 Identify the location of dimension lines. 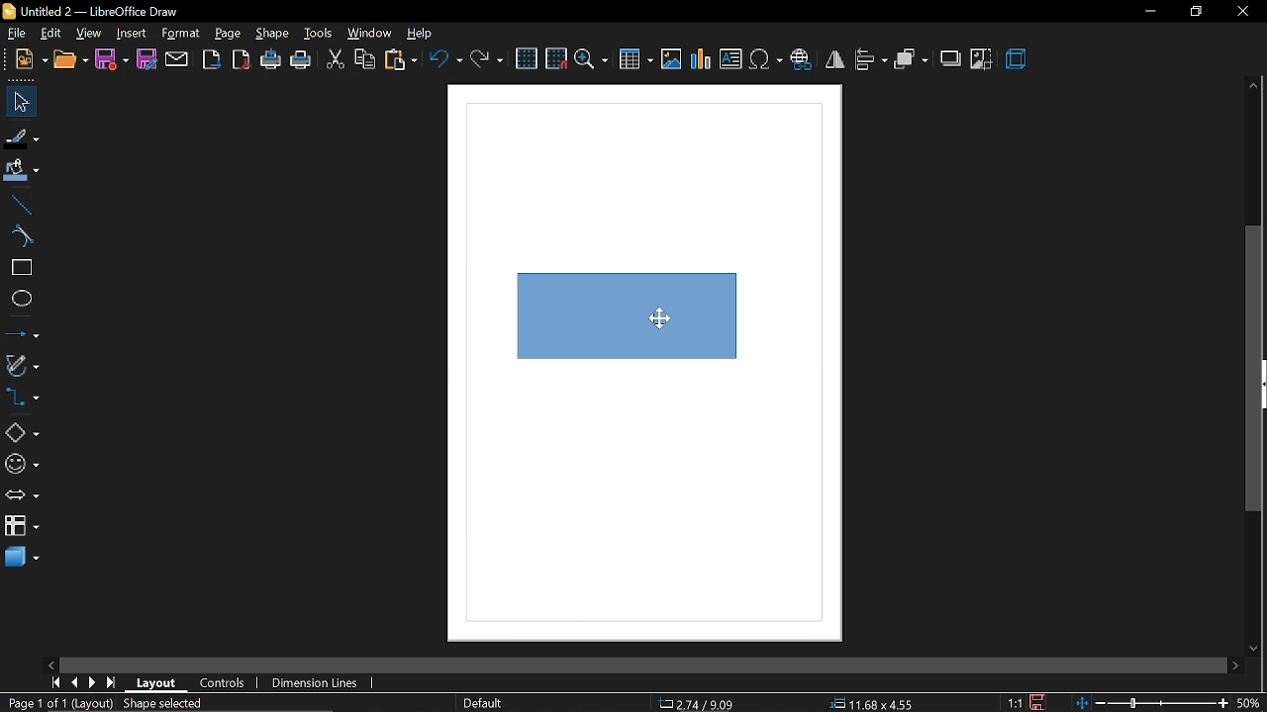
(320, 681).